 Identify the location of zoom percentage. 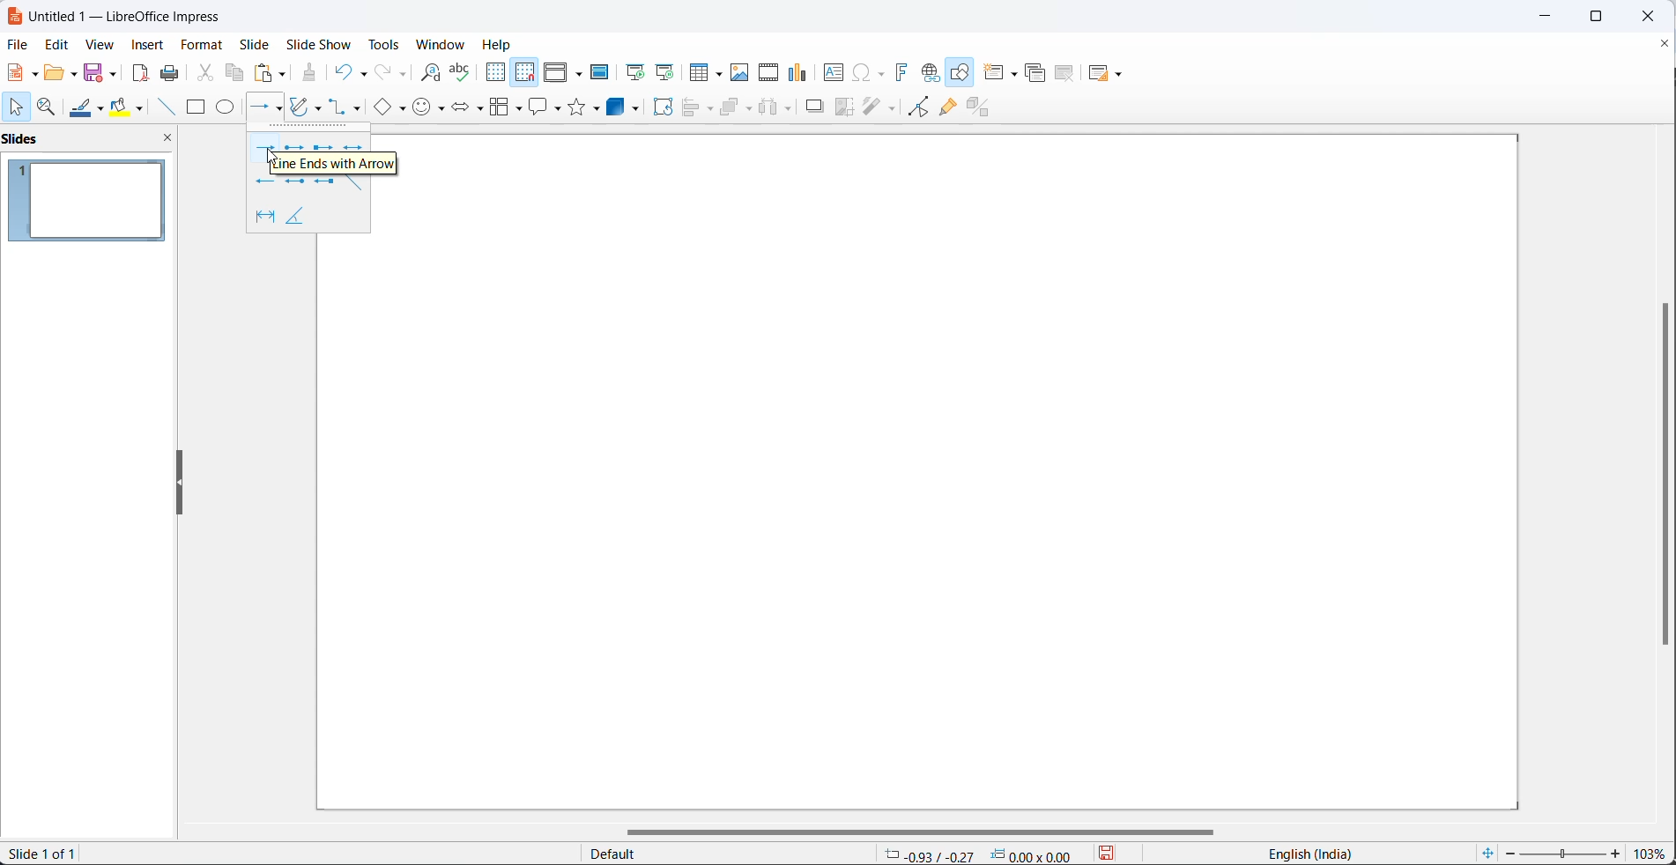
(1654, 851).